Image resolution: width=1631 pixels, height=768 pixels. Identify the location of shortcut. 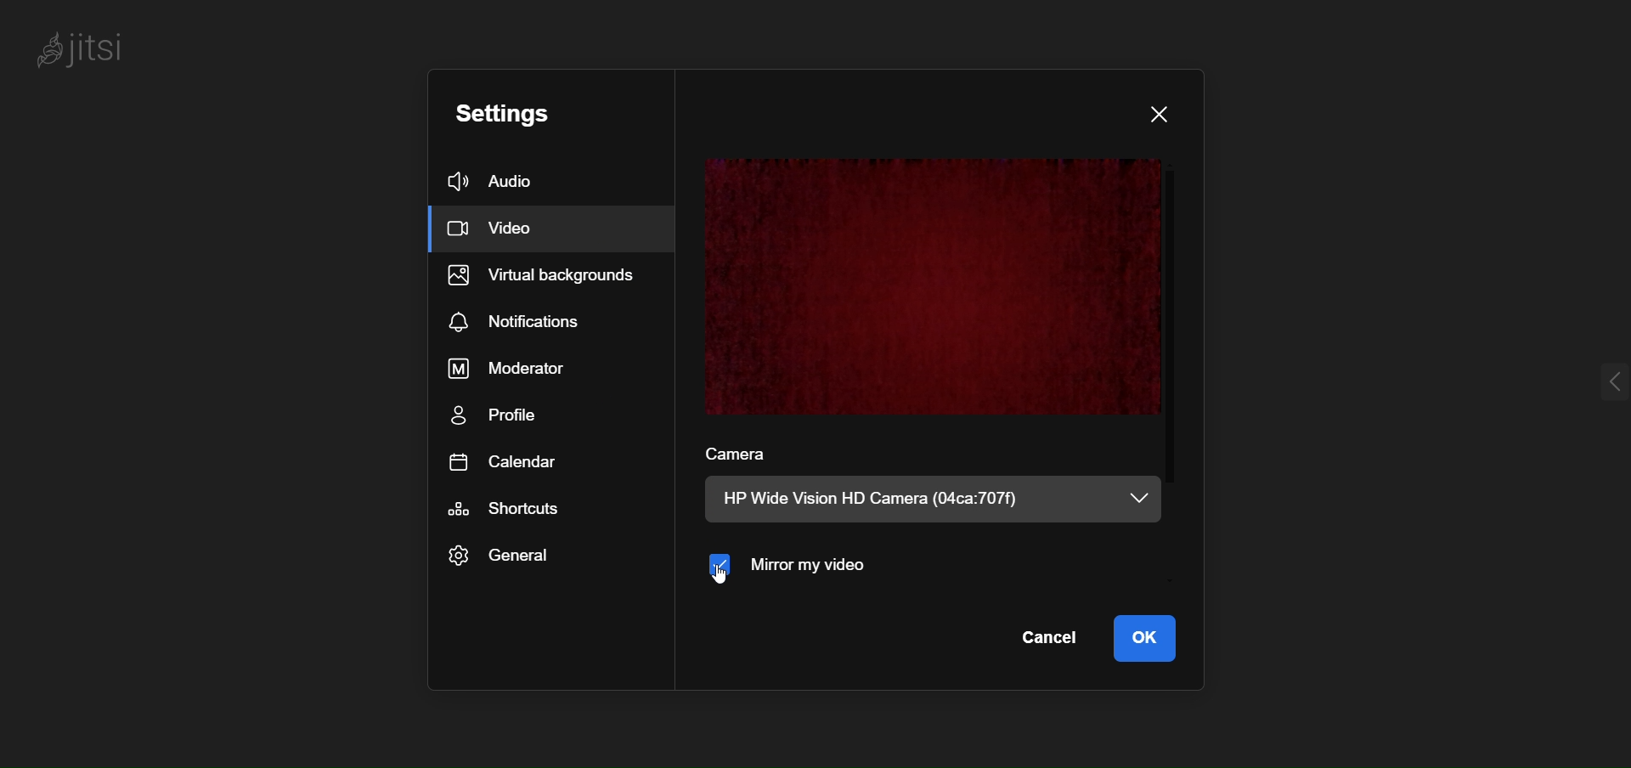
(514, 509).